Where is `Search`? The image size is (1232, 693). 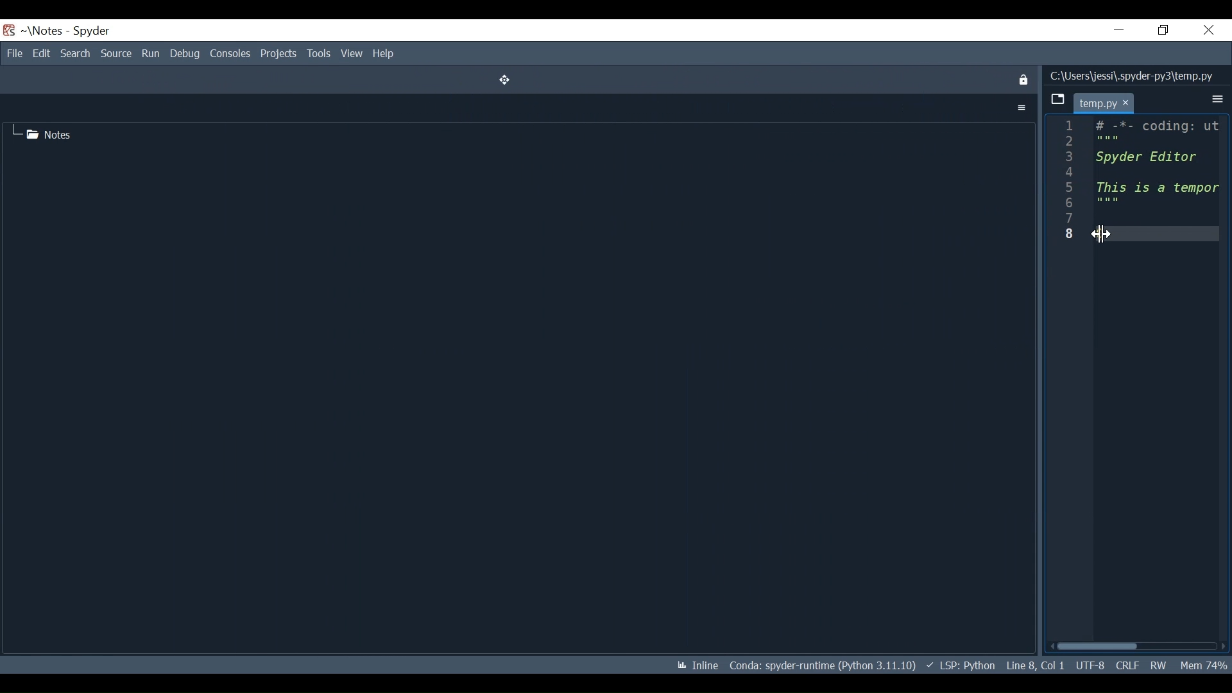
Search is located at coordinates (74, 53).